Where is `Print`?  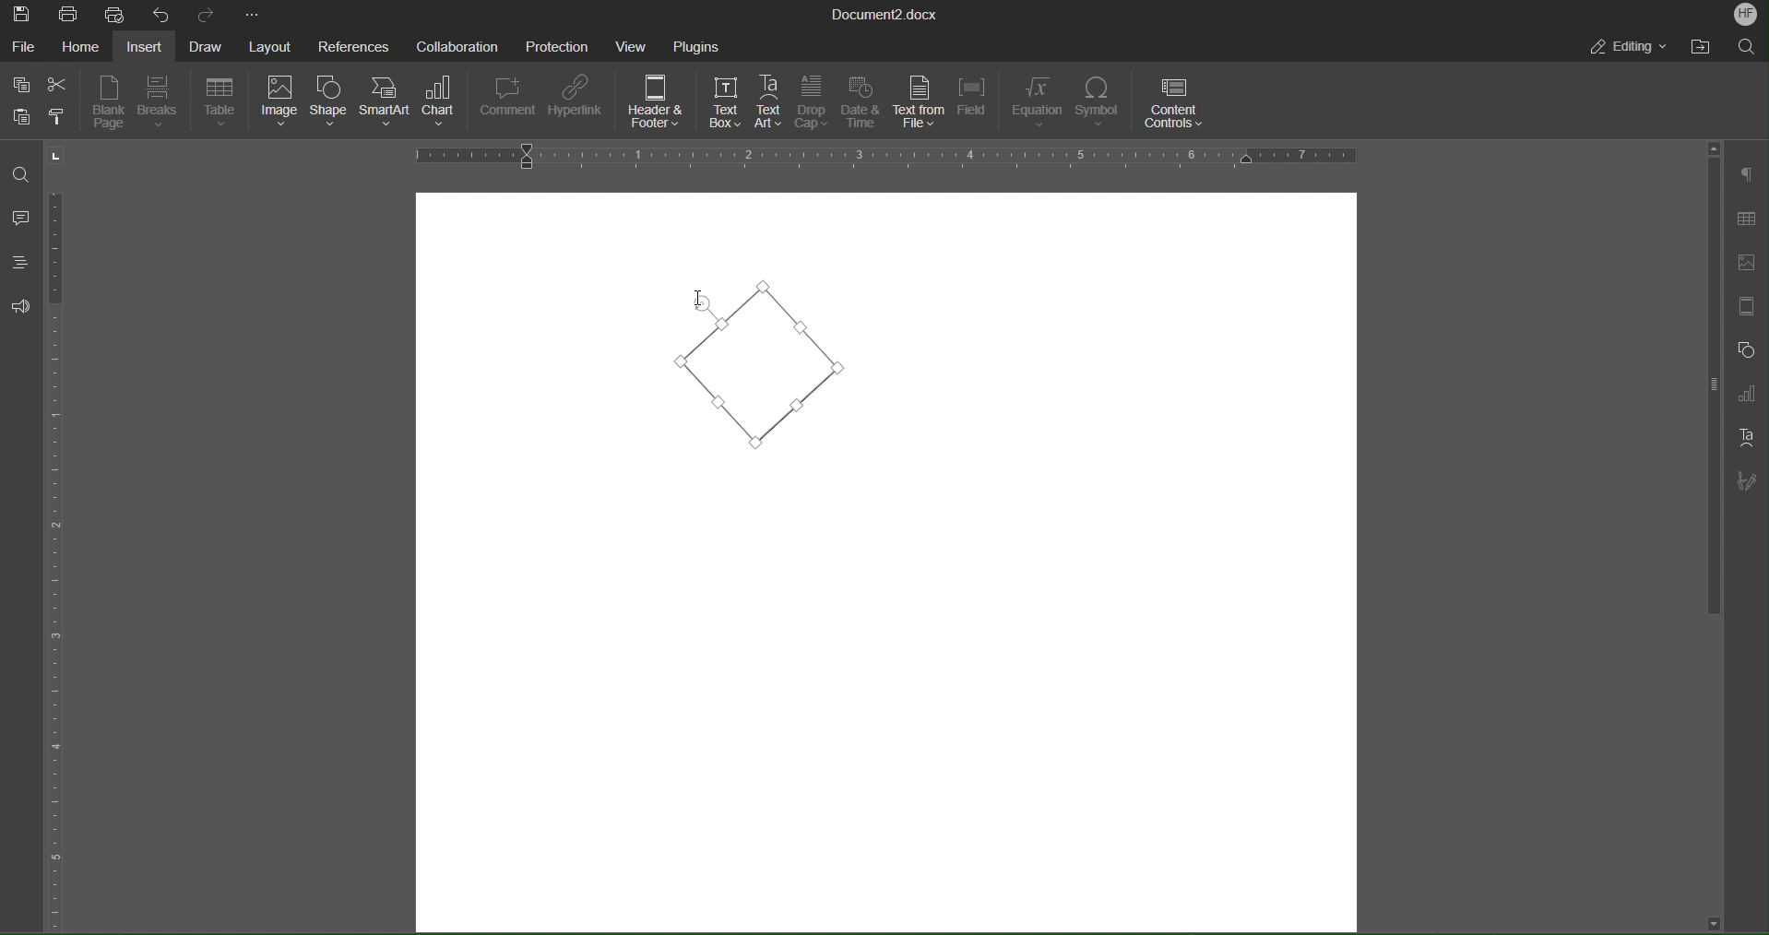
Print is located at coordinates (70, 13).